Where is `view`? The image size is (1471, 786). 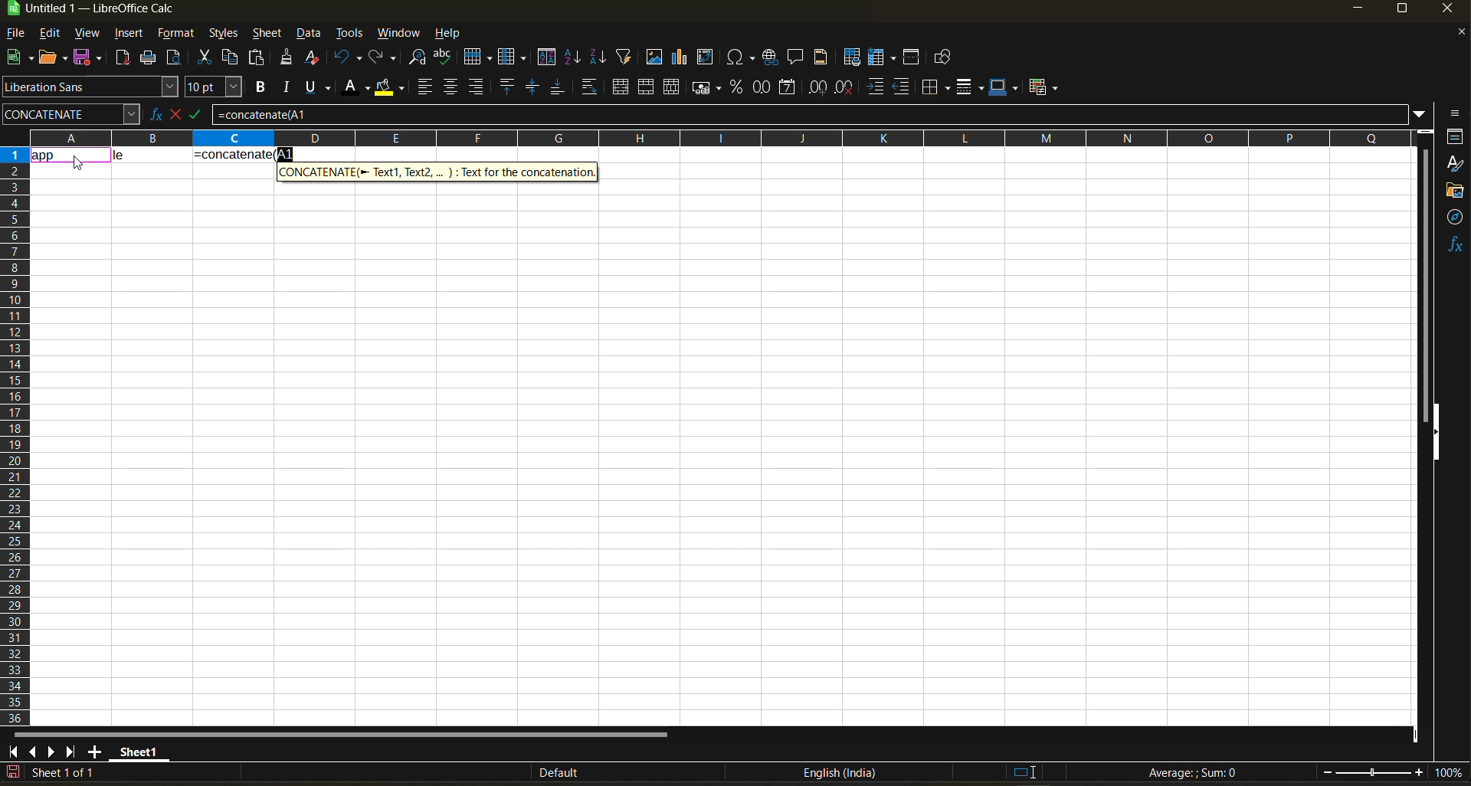
view is located at coordinates (87, 34).